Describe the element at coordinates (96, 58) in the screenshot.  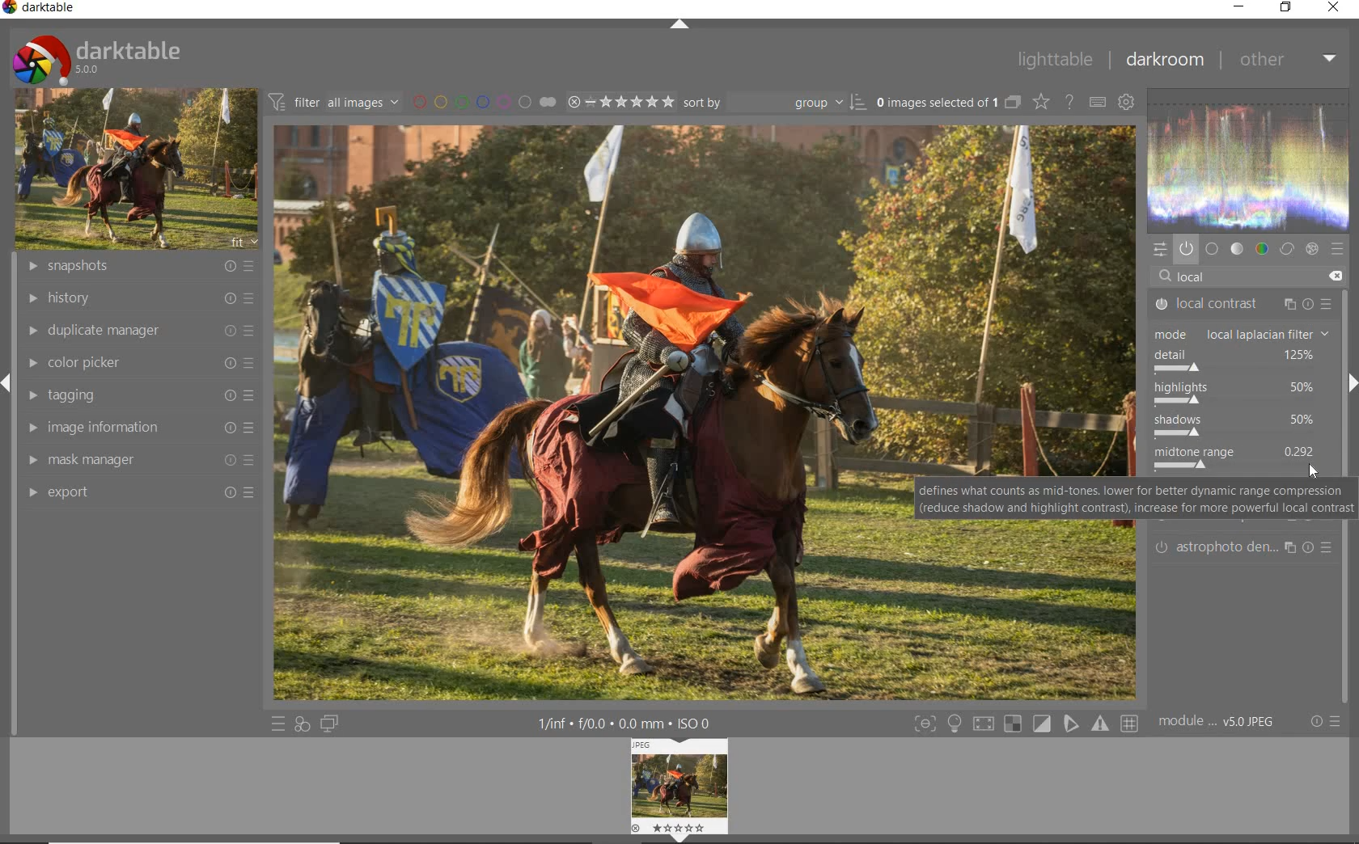
I see `system logo & name` at that location.